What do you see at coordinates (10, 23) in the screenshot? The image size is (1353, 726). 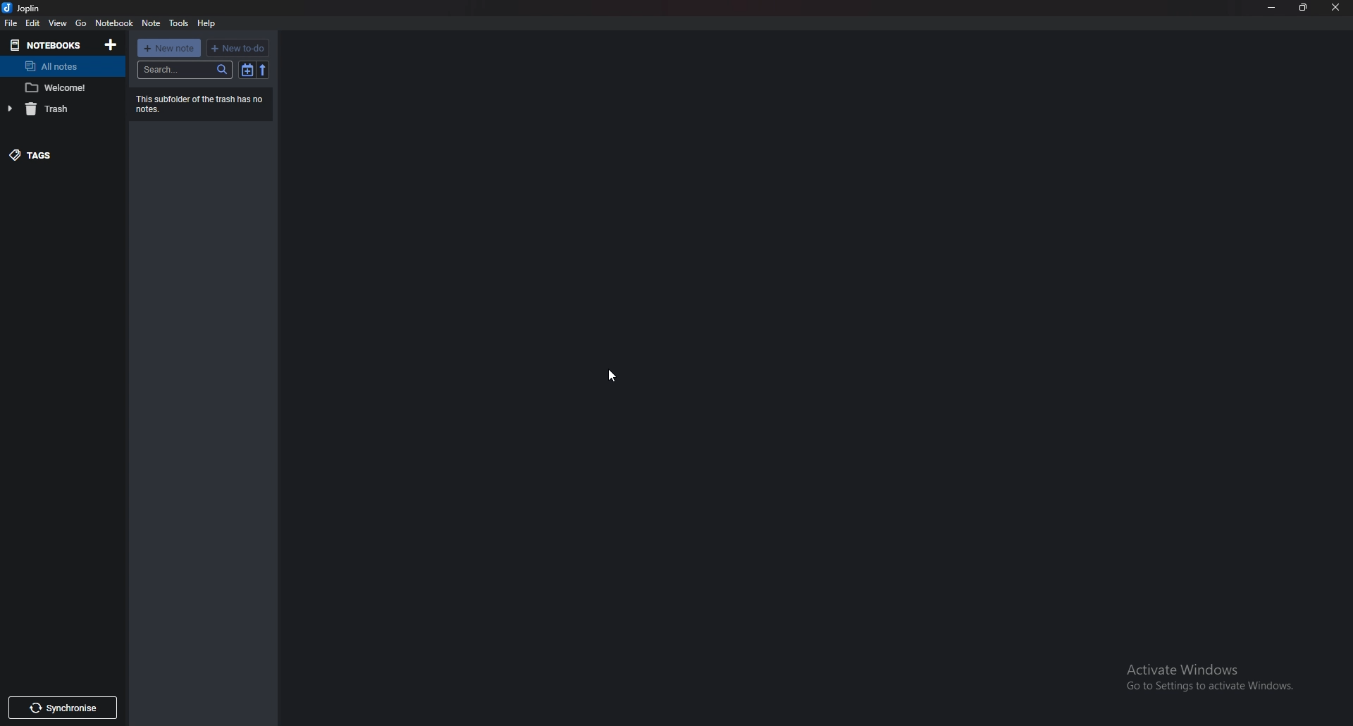 I see `file` at bounding box center [10, 23].